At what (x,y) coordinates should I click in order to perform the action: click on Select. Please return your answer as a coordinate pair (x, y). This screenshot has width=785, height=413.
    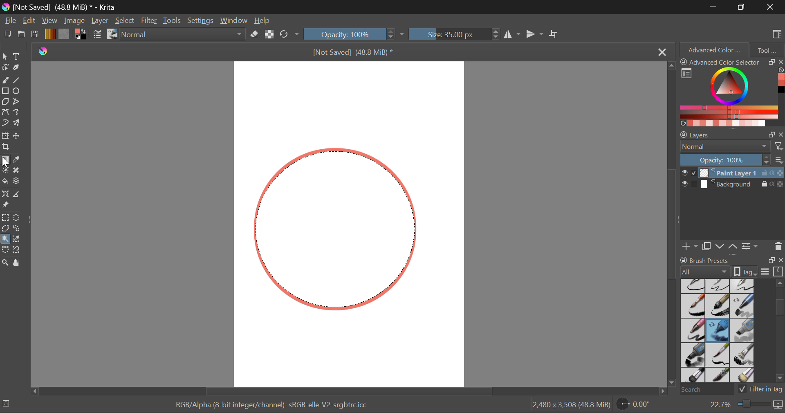
    Looking at the image, I should click on (126, 21).